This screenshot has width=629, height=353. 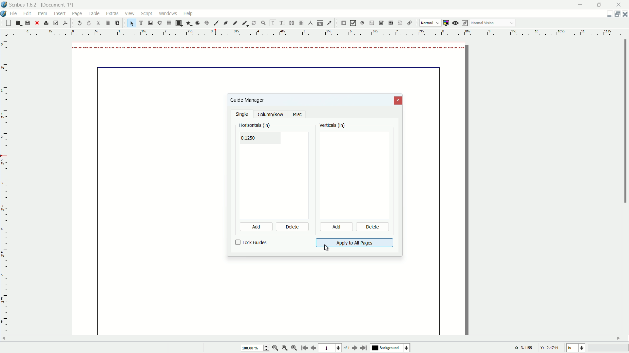 I want to click on bezier curve, so click(x=226, y=24).